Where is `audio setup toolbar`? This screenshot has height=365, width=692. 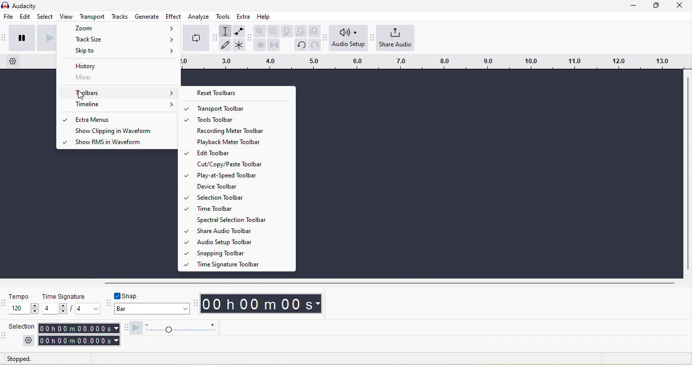 audio setup toolbar is located at coordinates (325, 38).